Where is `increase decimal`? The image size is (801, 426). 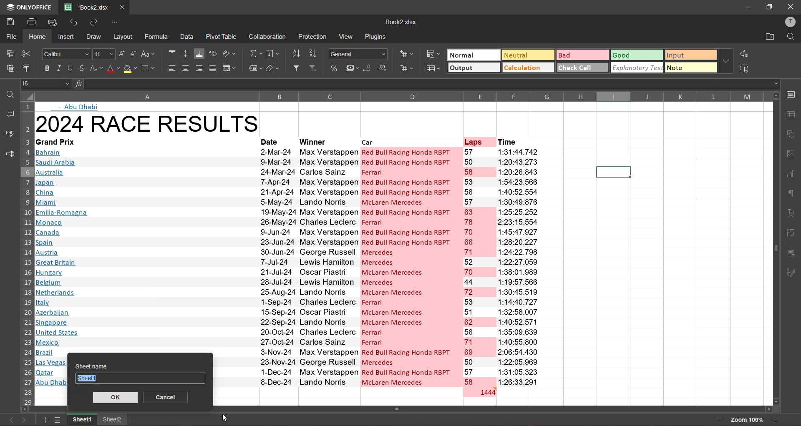 increase decimal is located at coordinates (385, 68).